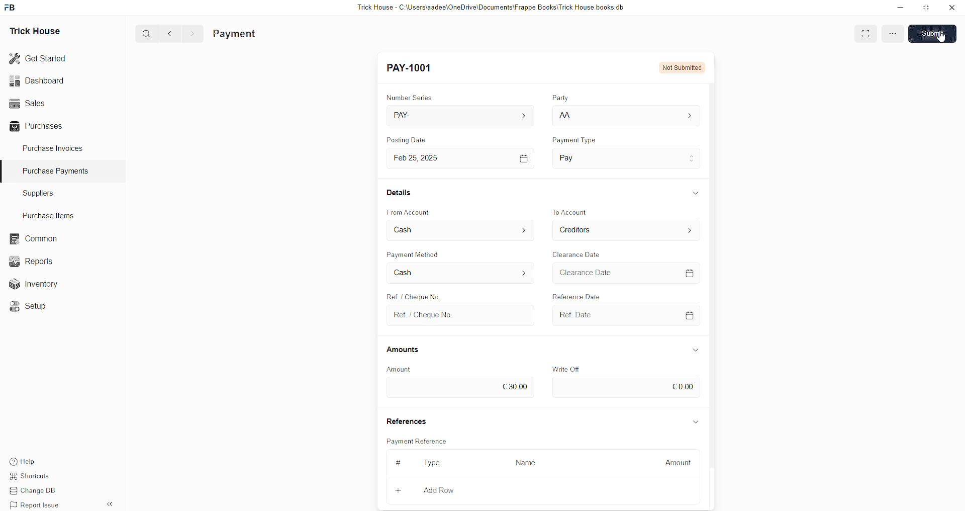 The image size is (965, 511). Describe the element at coordinates (39, 286) in the screenshot. I see `Inventory` at that location.